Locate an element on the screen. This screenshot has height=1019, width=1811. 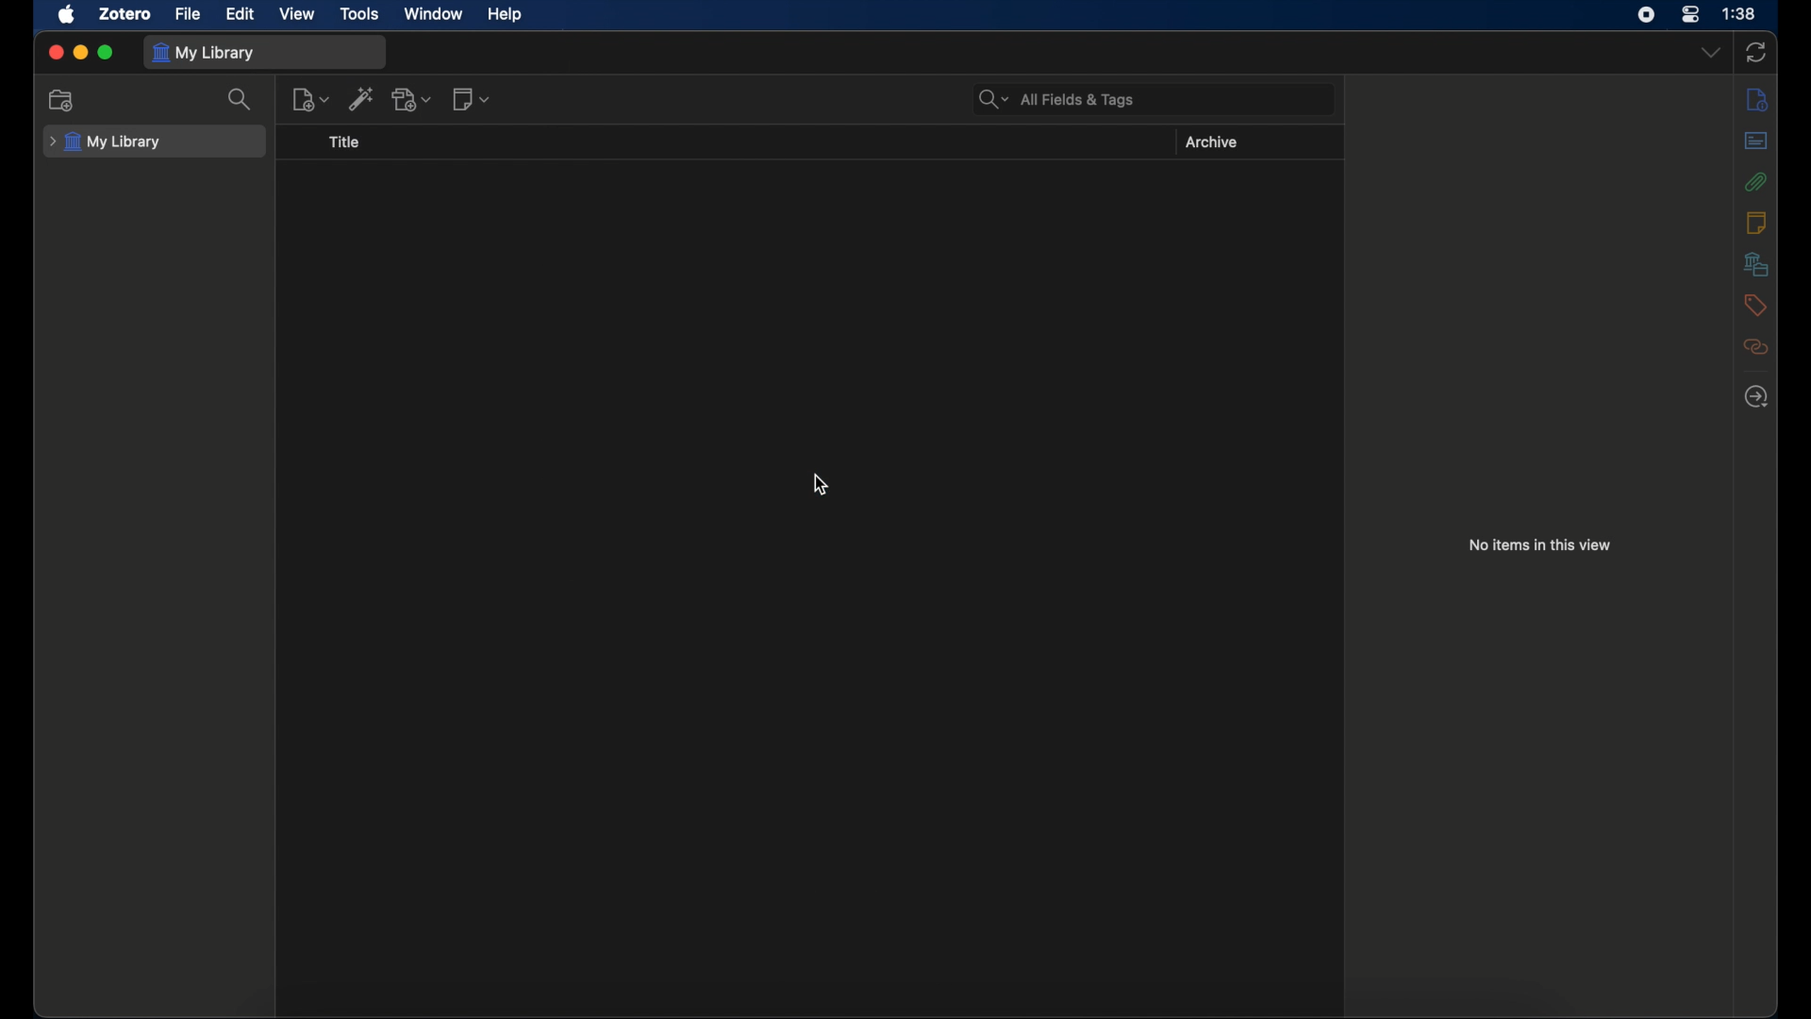
tags is located at coordinates (1756, 305).